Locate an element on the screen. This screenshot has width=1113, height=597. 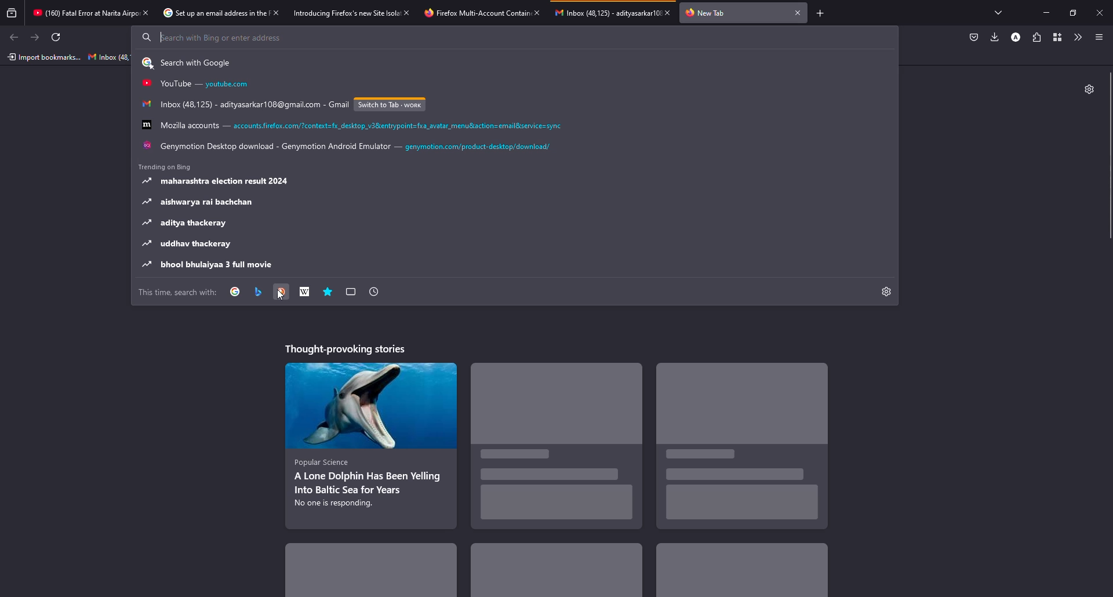
close is located at coordinates (538, 12).